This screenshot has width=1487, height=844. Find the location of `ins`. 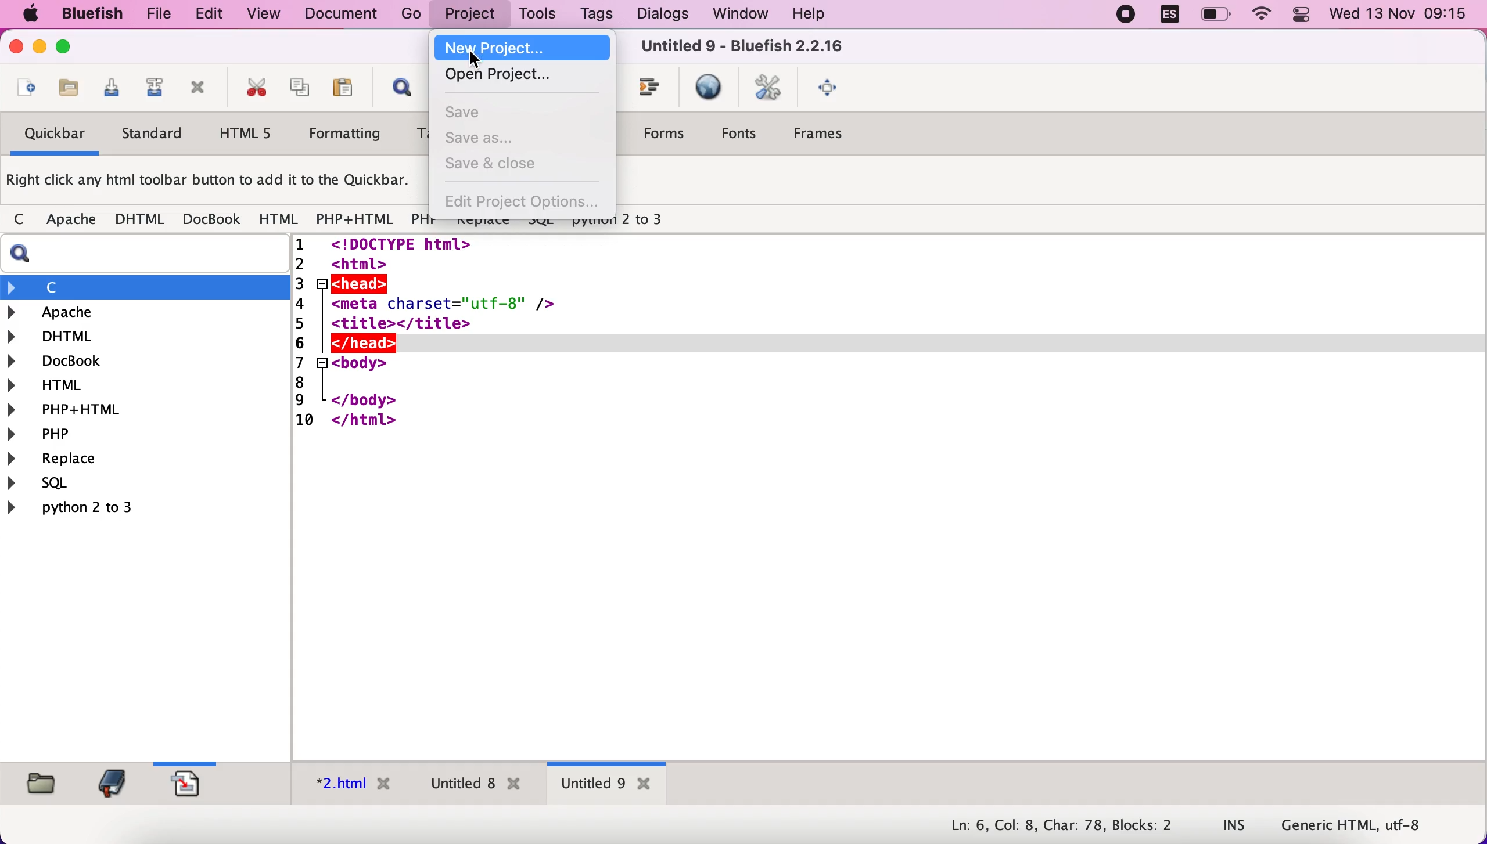

ins is located at coordinates (1235, 827).